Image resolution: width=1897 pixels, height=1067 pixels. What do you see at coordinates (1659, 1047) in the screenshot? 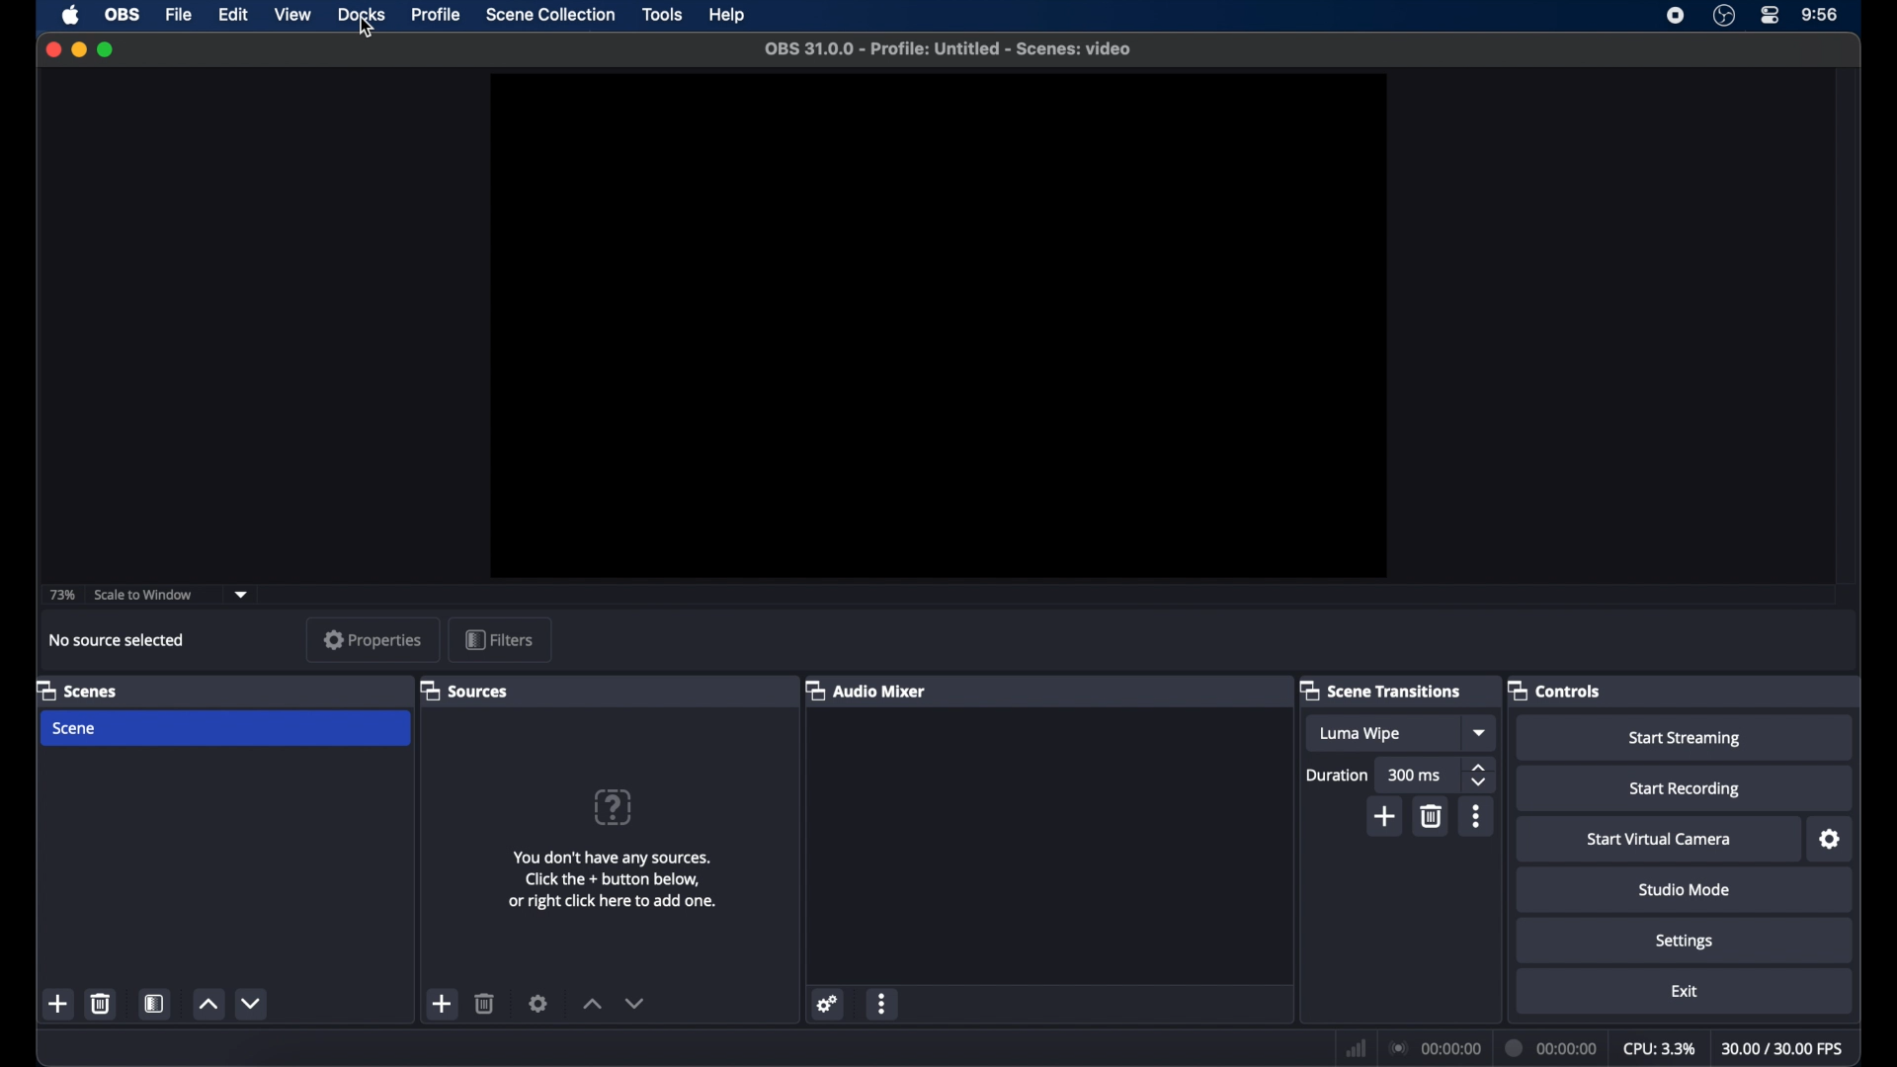
I see `cpu` at bounding box center [1659, 1047].